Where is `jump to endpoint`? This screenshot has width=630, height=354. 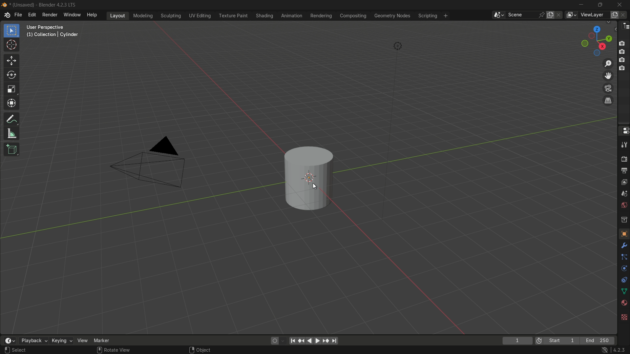
jump to endpoint is located at coordinates (292, 341).